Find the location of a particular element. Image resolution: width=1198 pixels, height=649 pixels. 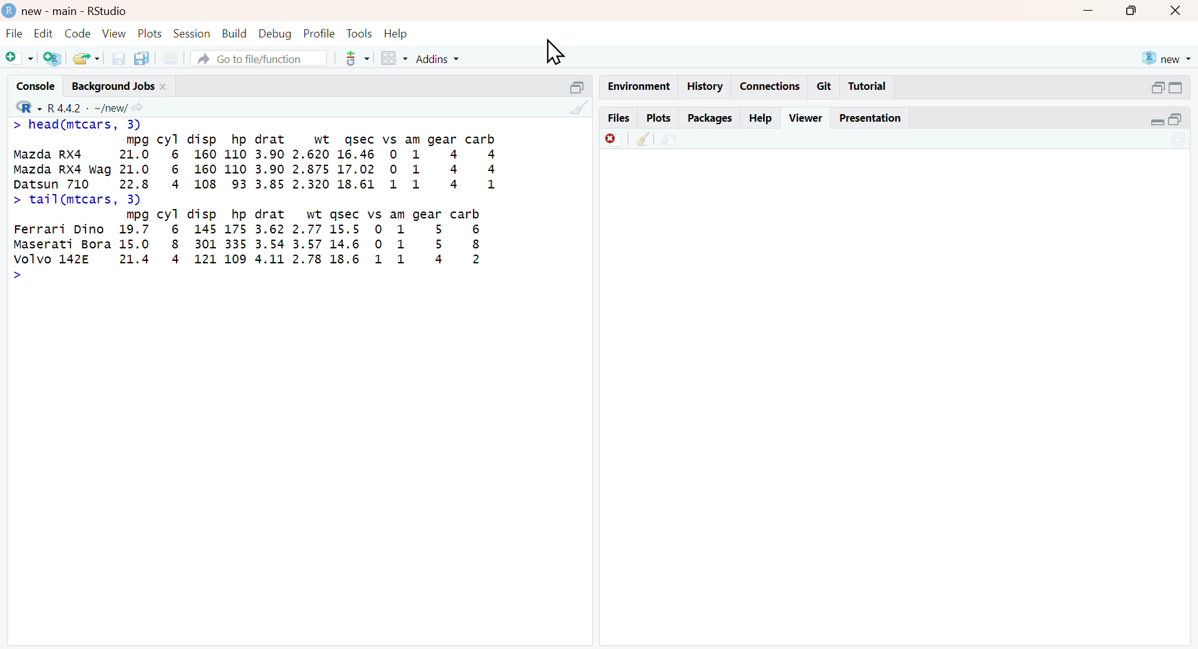

close is located at coordinates (1179, 12).